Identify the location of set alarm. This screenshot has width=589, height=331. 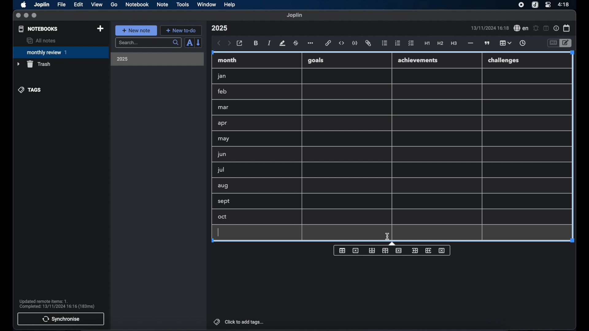
(536, 29).